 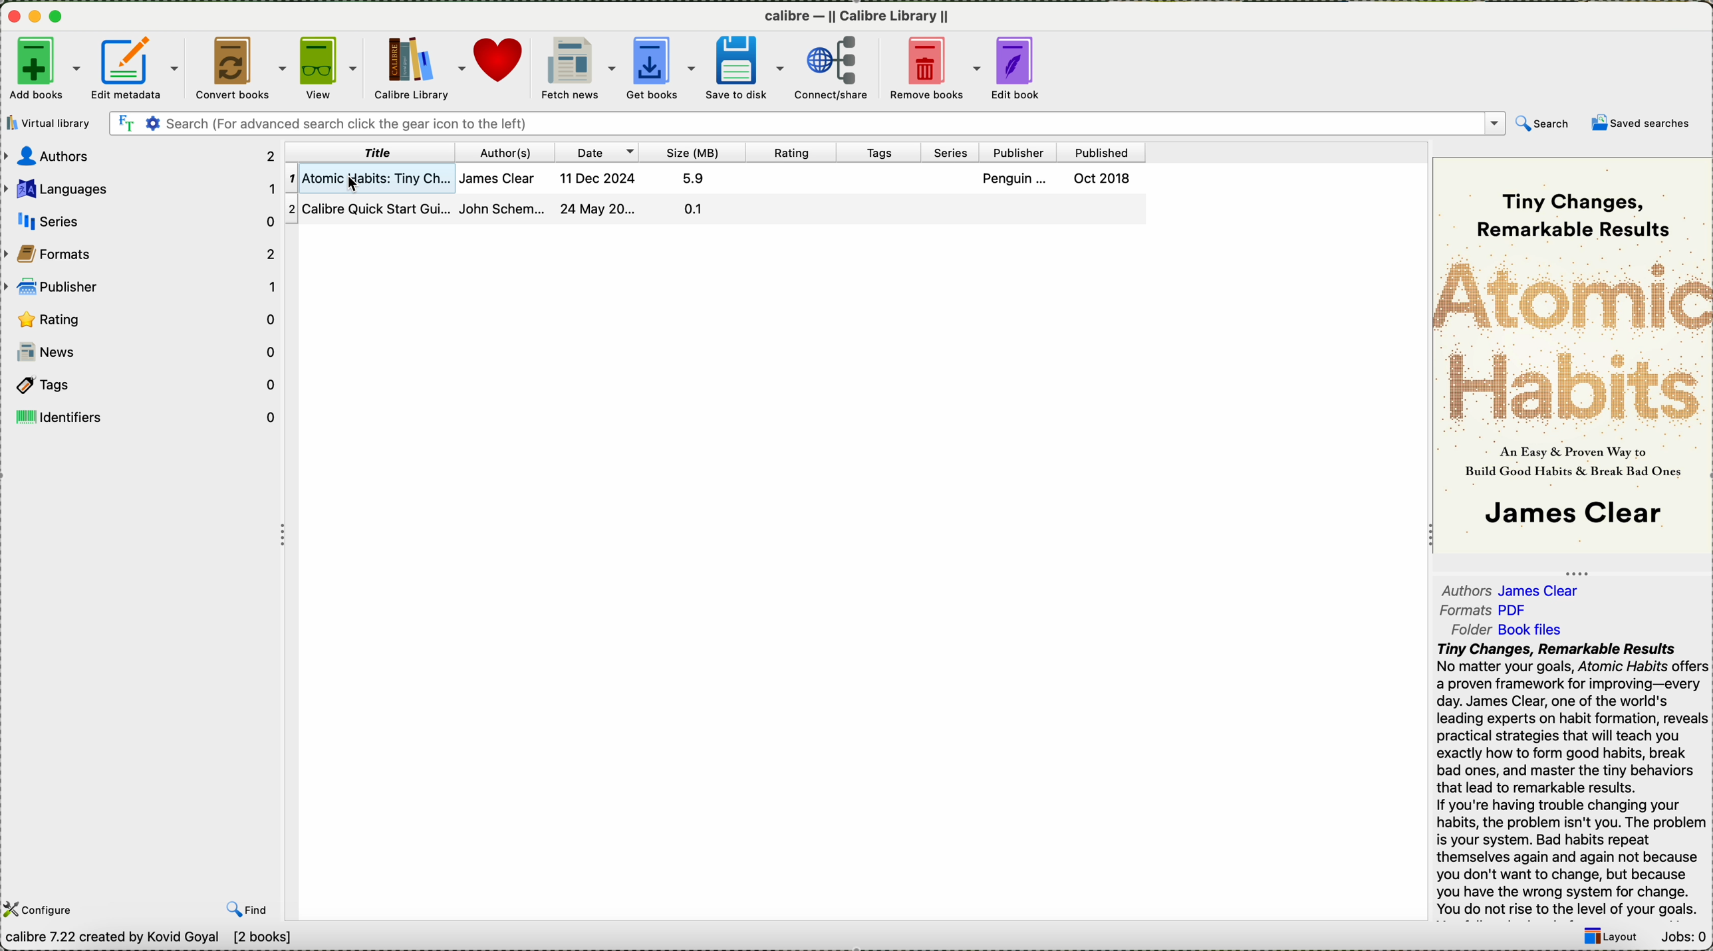 What do you see at coordinates (33, 17) in the screenshot?
I see `minimize` at bounding box center [33, 17].